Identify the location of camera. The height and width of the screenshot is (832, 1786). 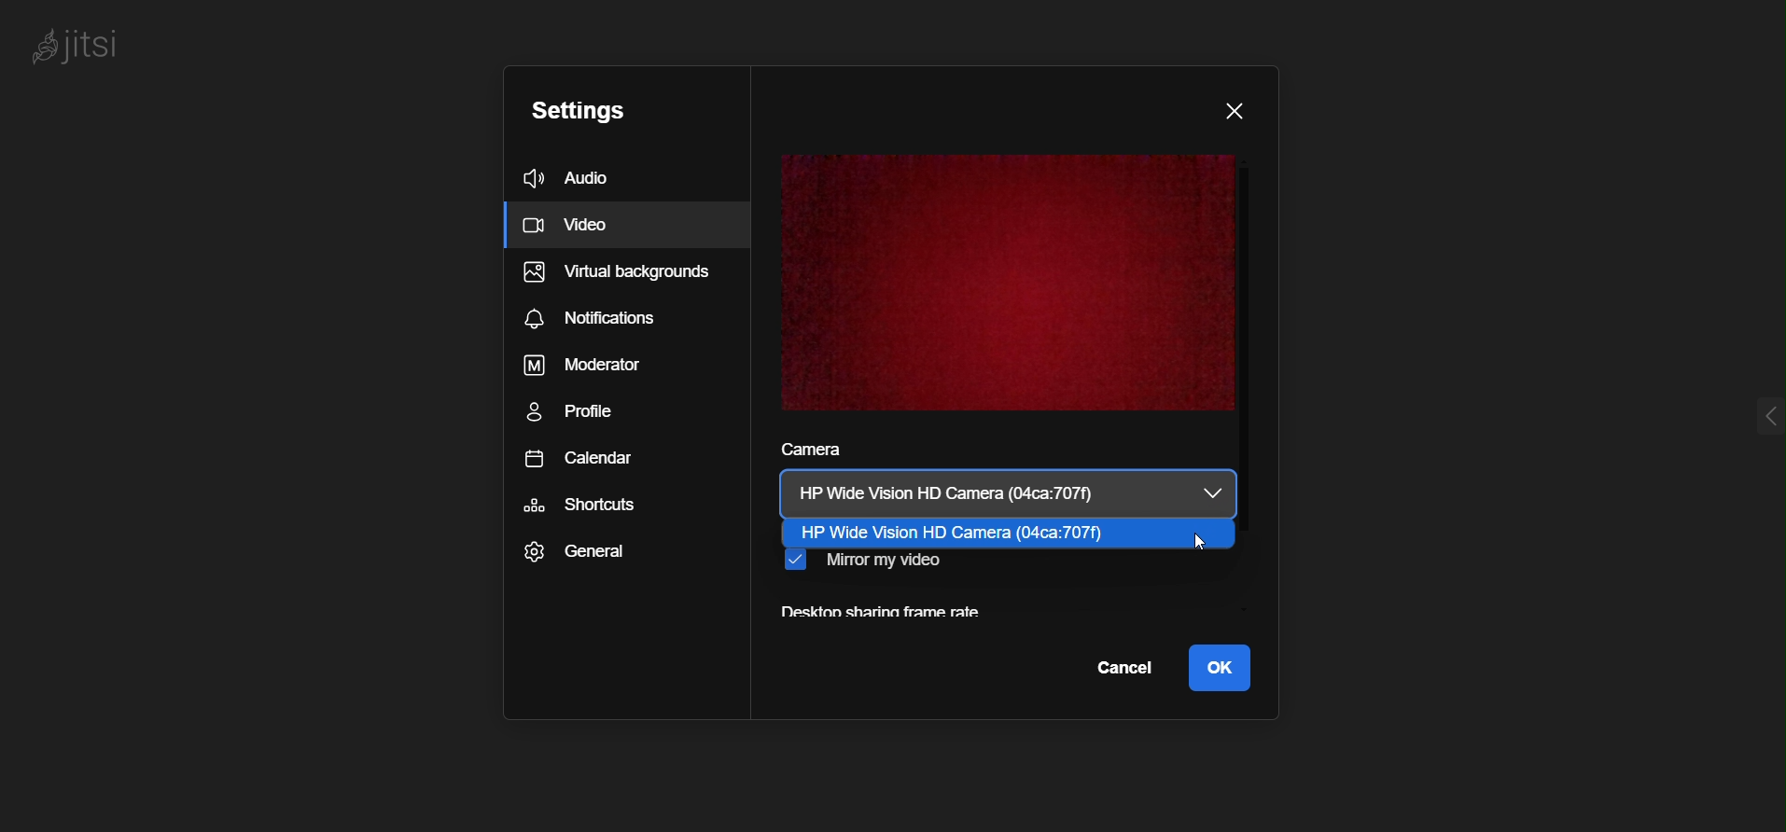
(808, 452).